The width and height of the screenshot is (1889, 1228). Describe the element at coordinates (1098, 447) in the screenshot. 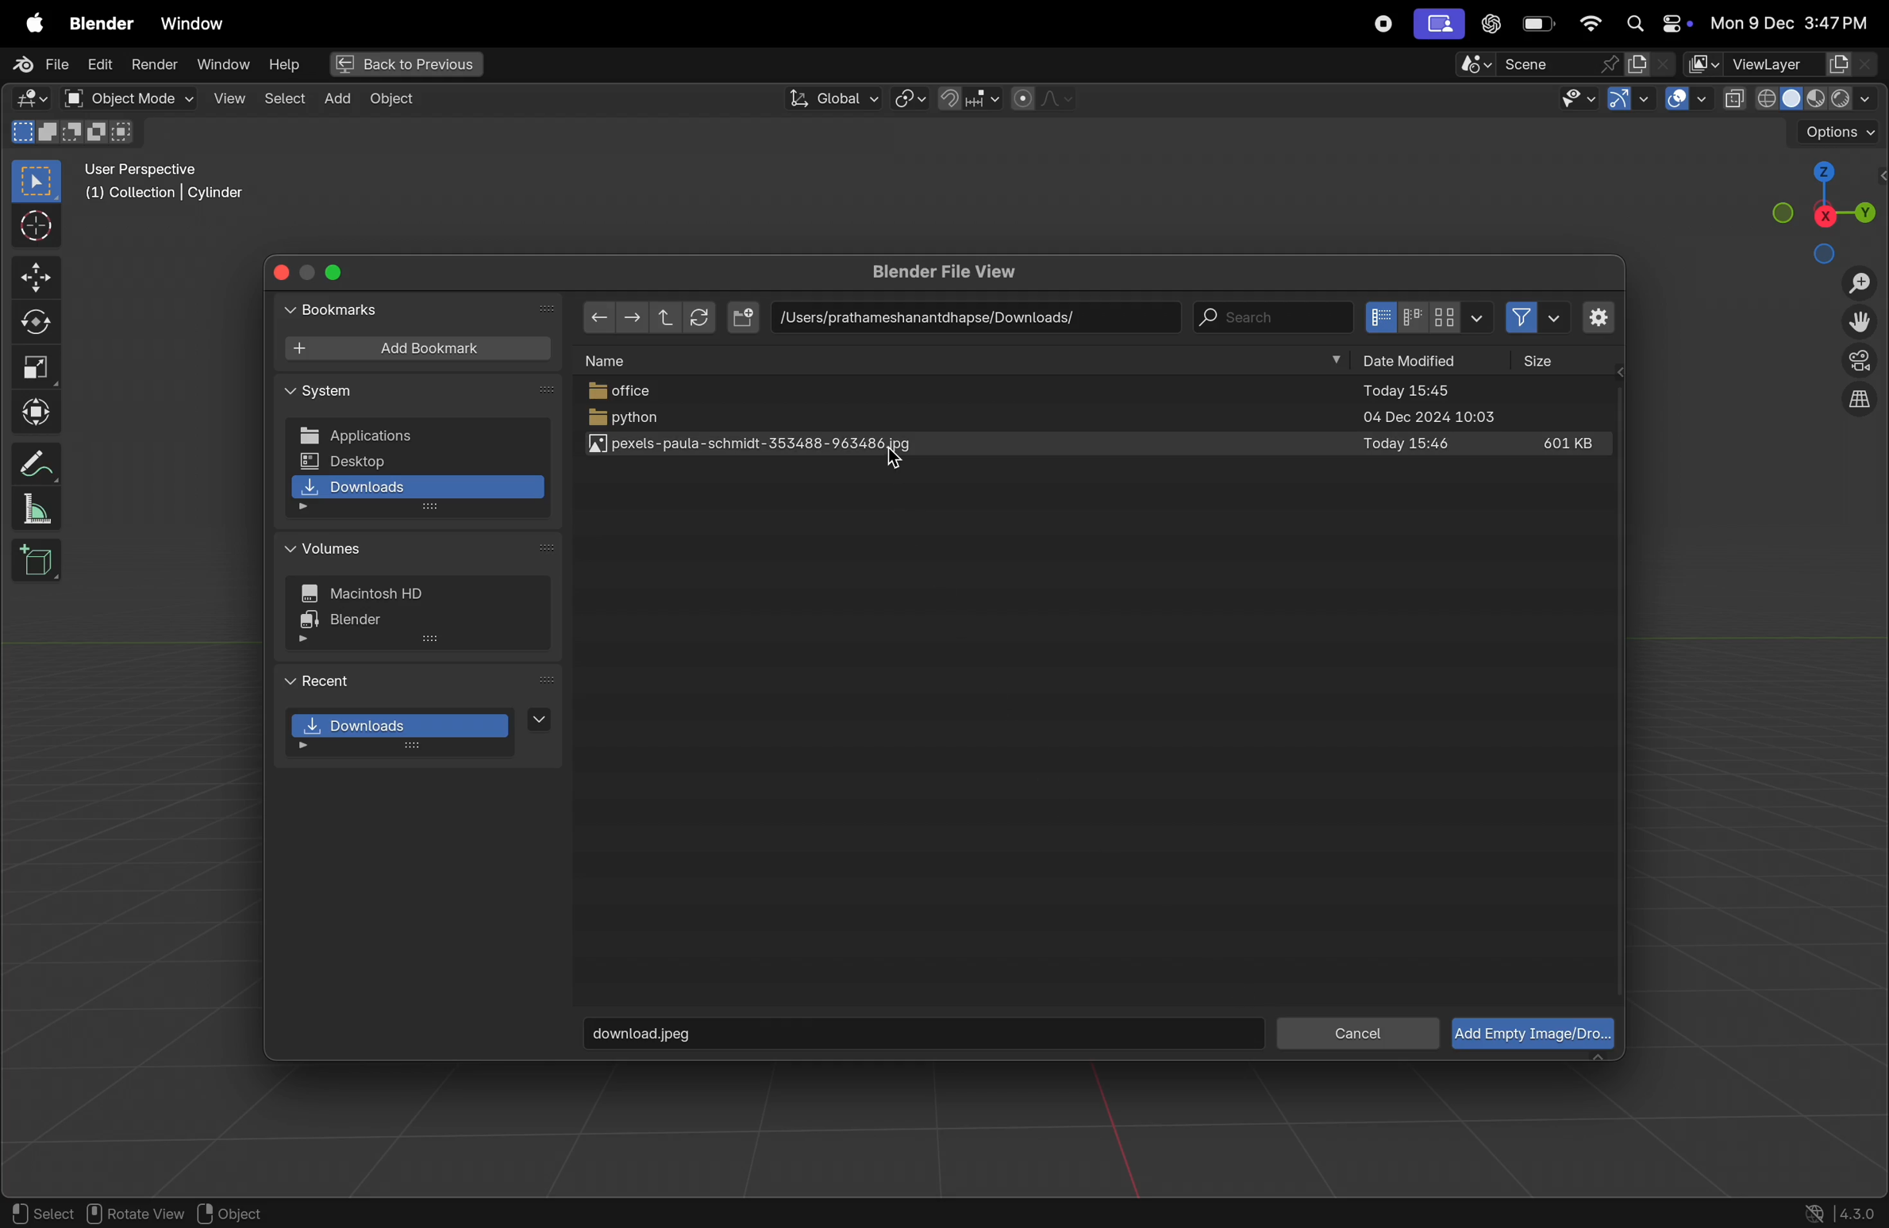

I see `` at that location.